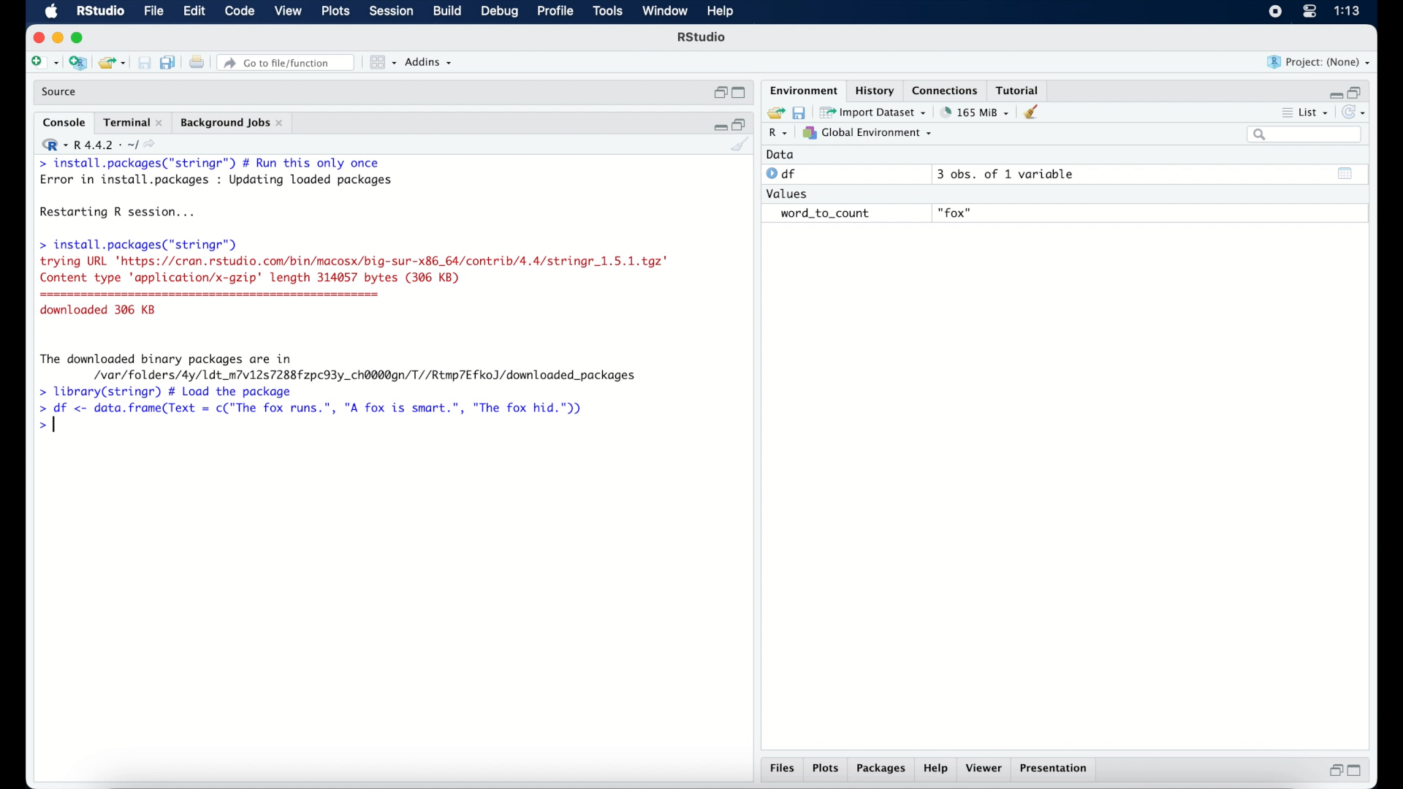 The height and width of the screenshot is (789, 1403). I want to click on close, so click(37, 38).